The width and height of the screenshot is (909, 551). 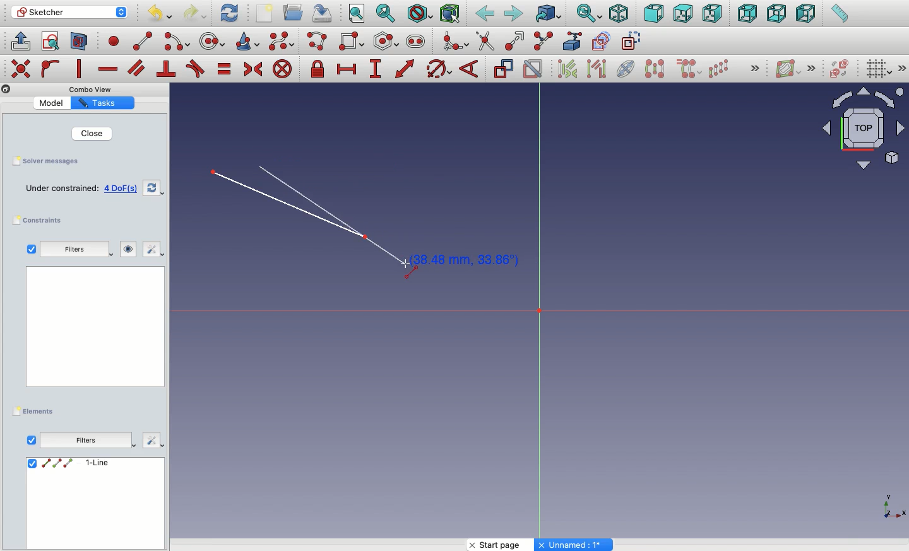 What do you see at coordinates (746, 14) in the screenshot?
I see `Rear` at bounding box center [746, 14].